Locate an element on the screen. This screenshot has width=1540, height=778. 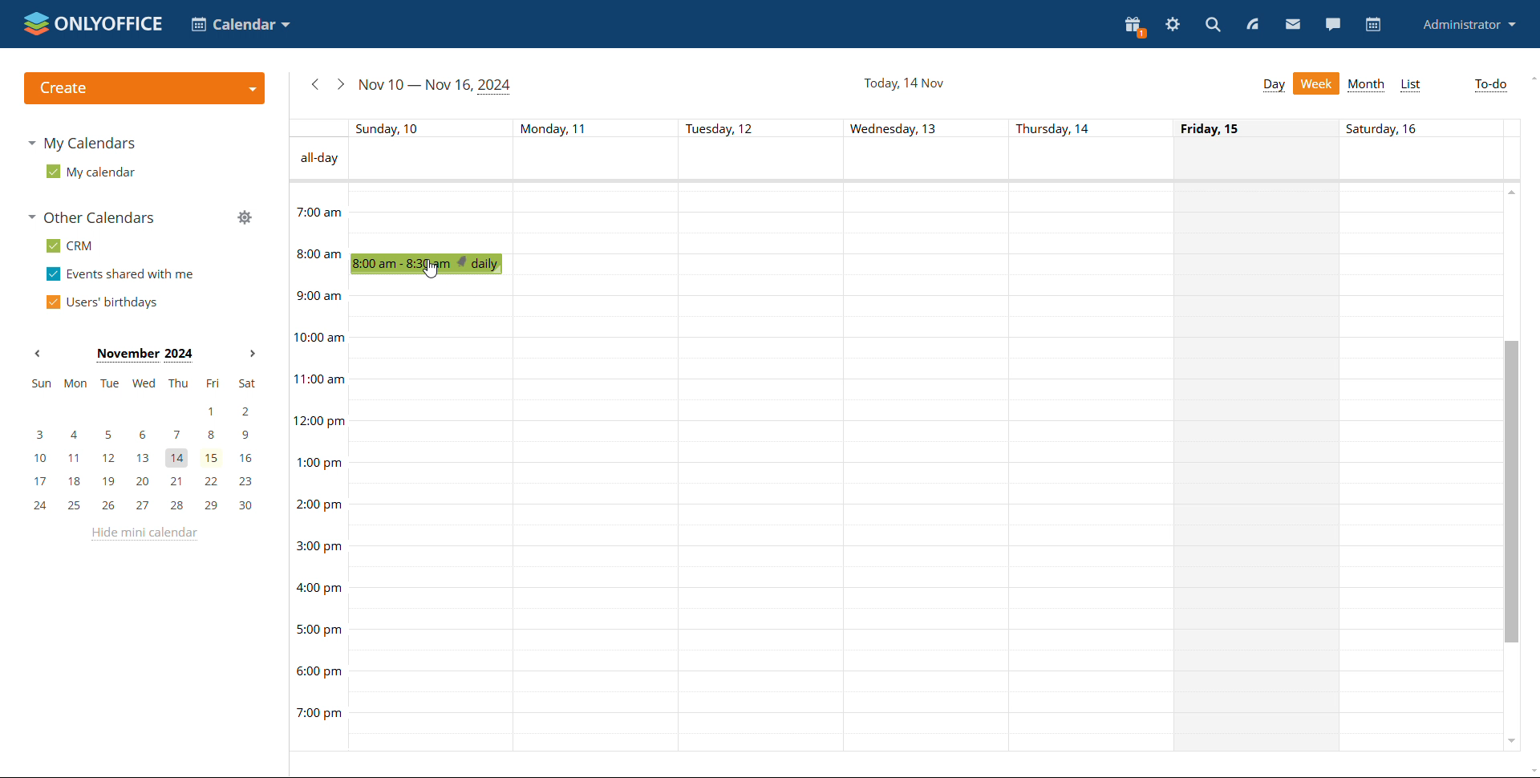
profile is located at coordinates (1470, 24).